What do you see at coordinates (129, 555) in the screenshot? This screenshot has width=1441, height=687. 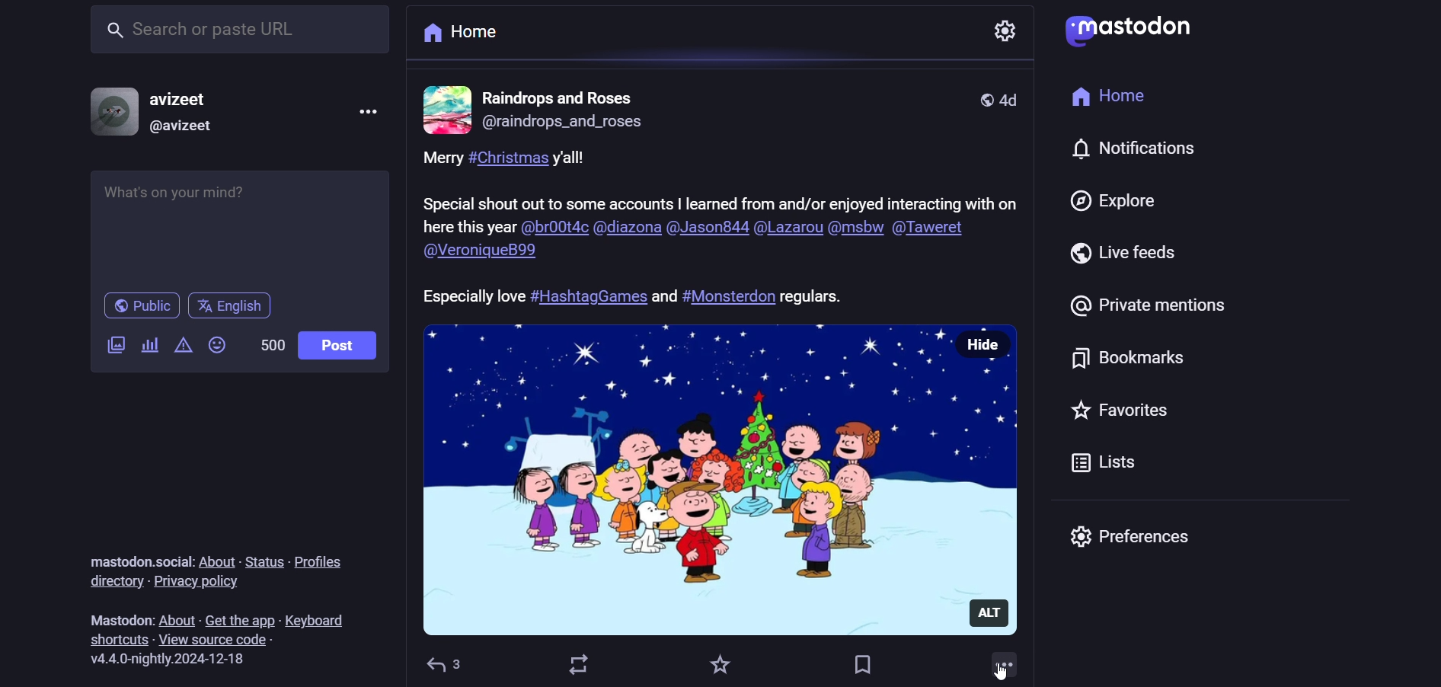 I see `text` at bounding box center [129, 555].